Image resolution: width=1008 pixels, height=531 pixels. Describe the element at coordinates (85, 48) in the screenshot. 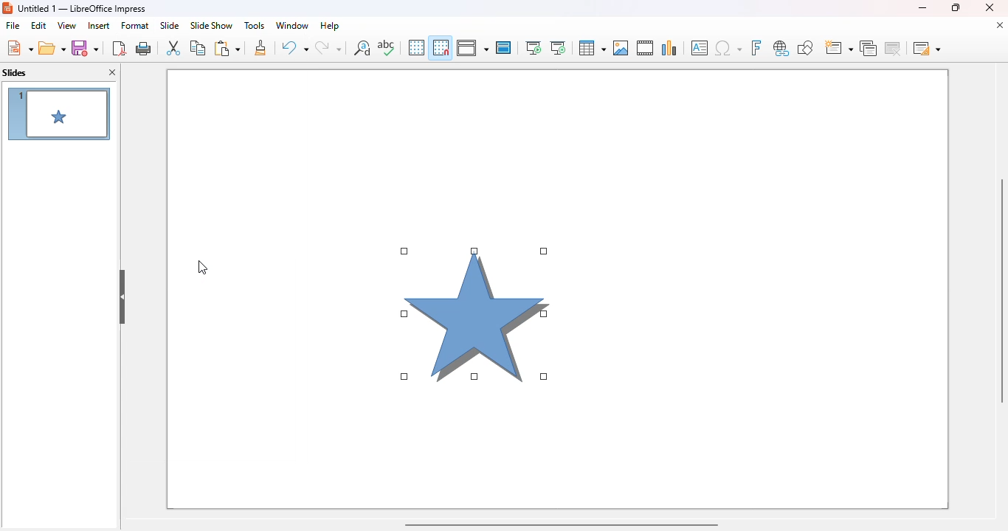

I see `save` at that location.